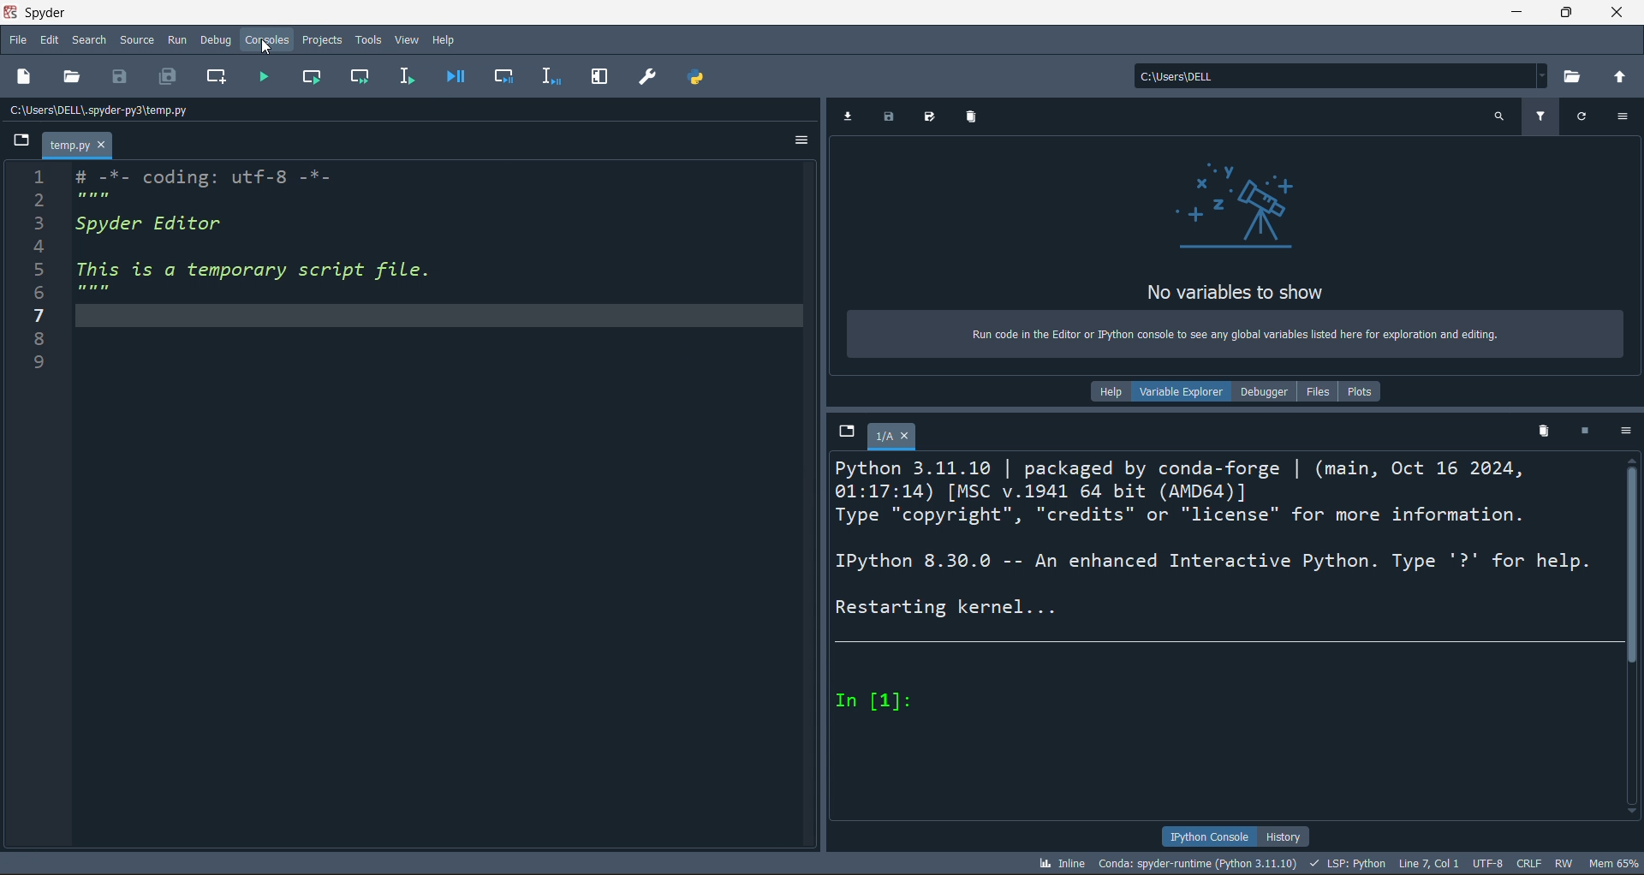 The height and width of the screenshot is (875, 1644). I want to click on help, so click(445, 39).